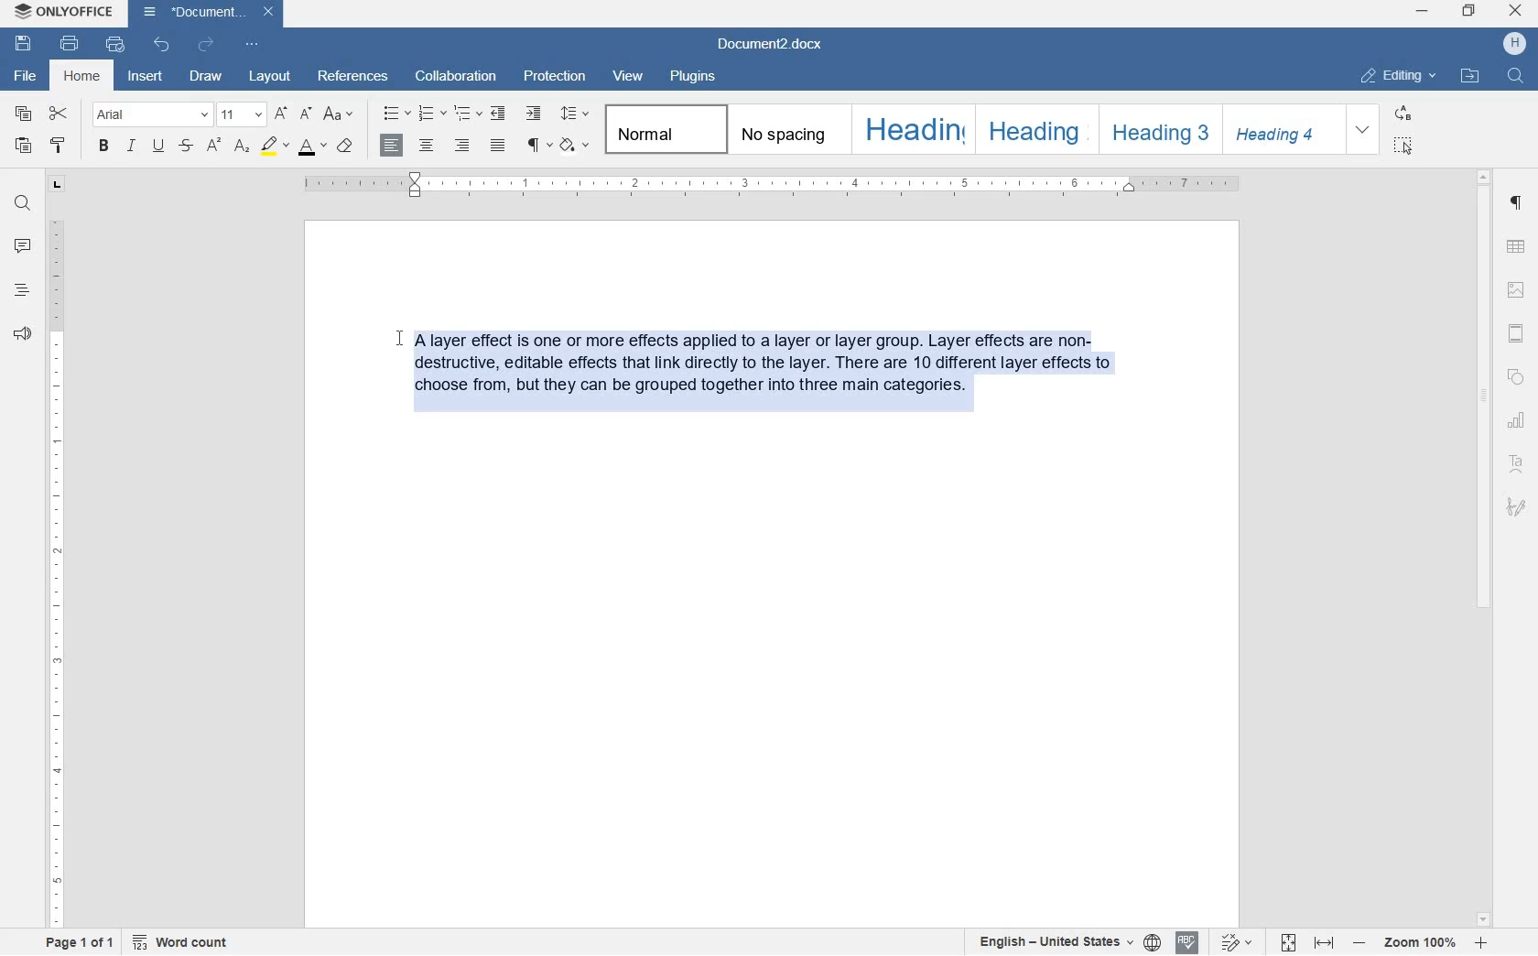 This screenshot has width=1538, height=956. I want to click on headers & footers, so click(1517, 332).